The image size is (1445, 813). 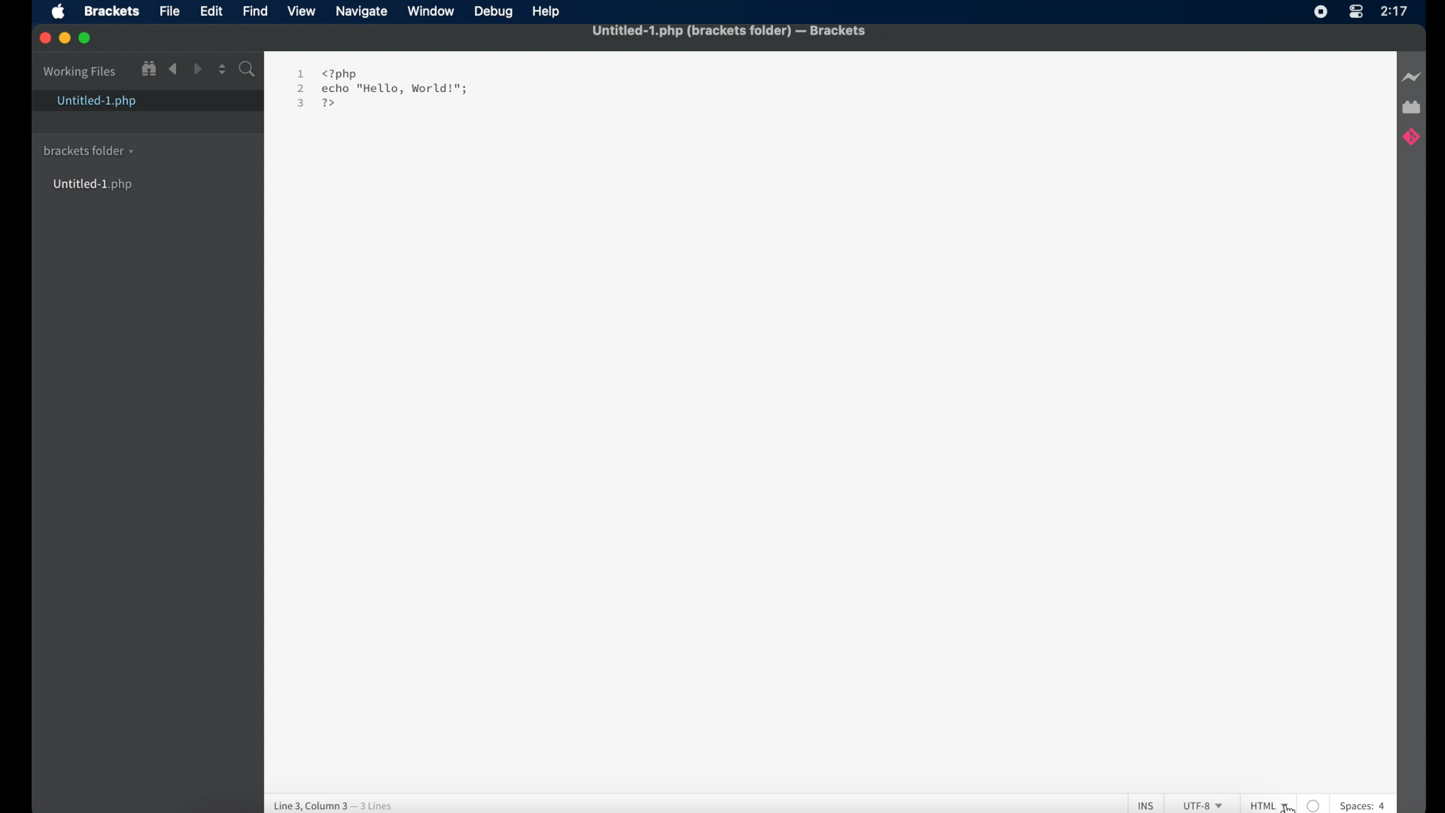 I want to click on brackets folder  dropdown menu, so click(x=88, y=151).